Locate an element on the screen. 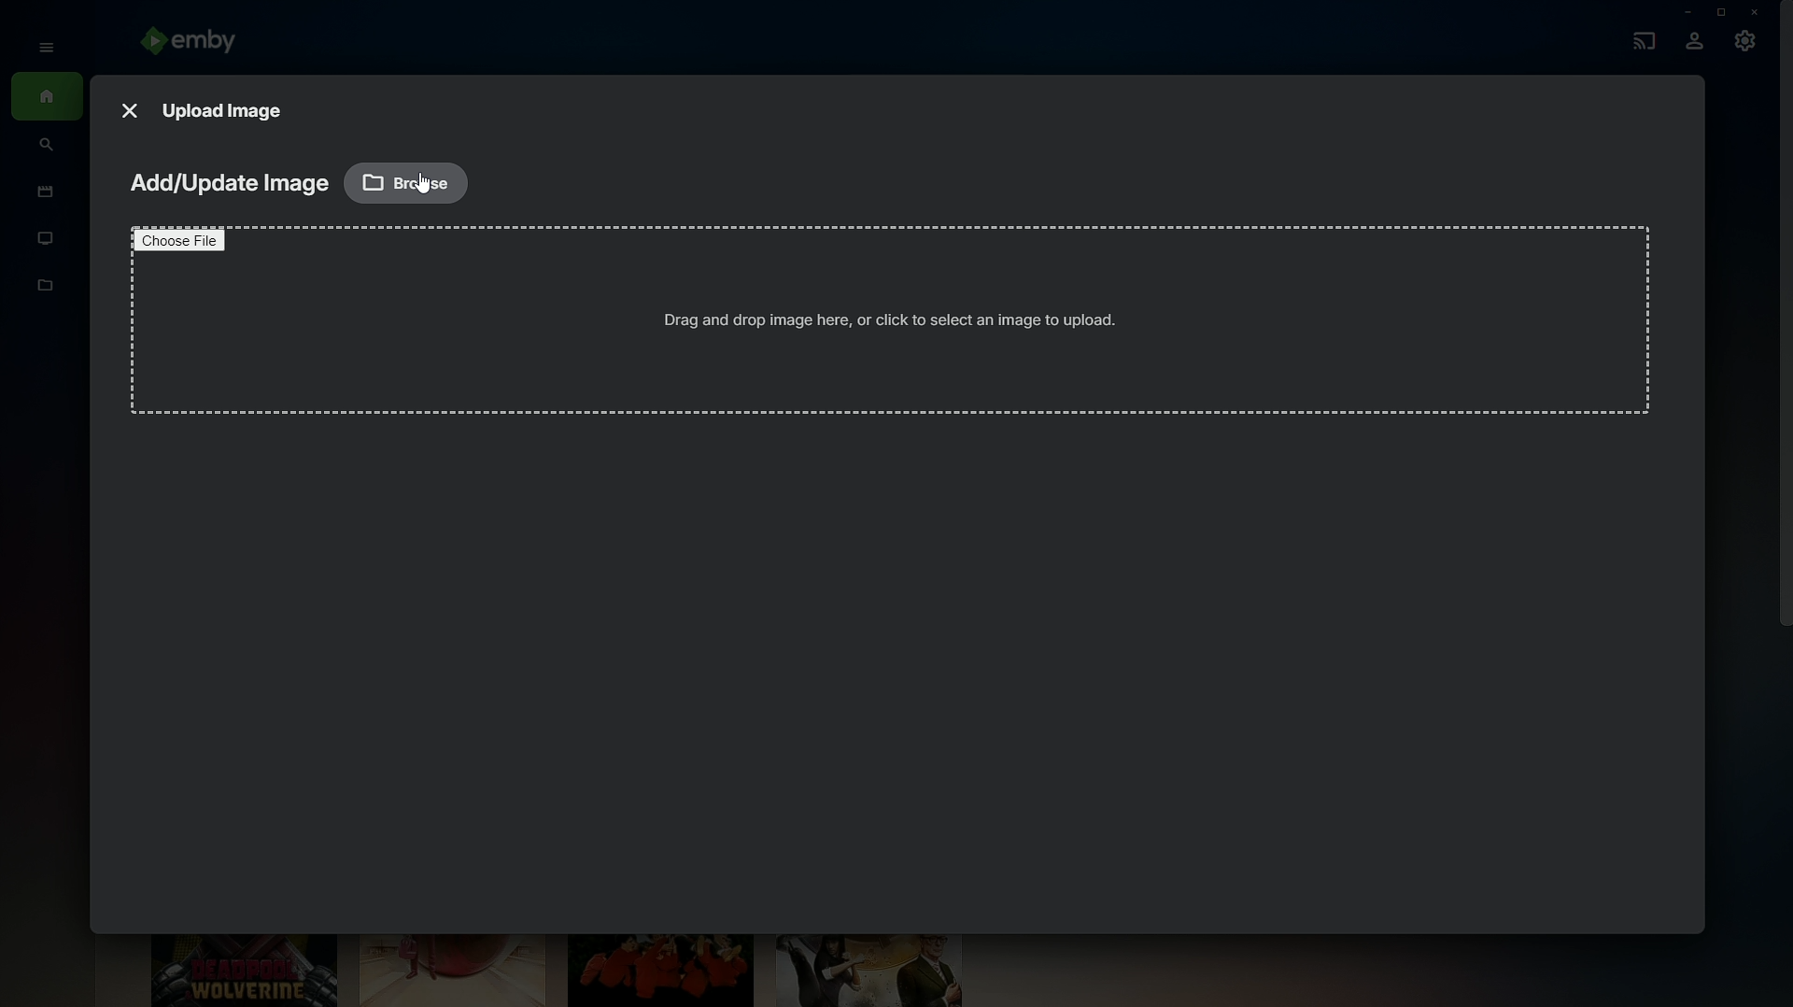 The height and width of the screenshot is (1007, 1793). Browse is located at coordinates (407, 181).